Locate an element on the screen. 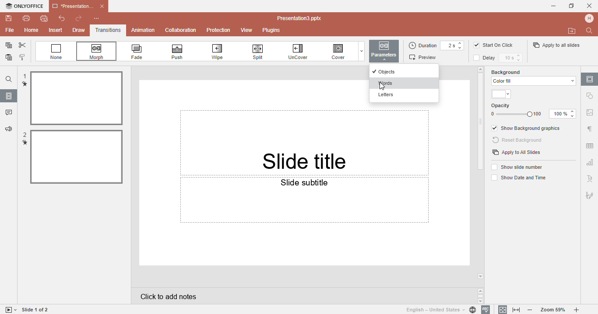 The width and height of the screenshot is (598, 314). Table setting is located at coordinates (590, 144).